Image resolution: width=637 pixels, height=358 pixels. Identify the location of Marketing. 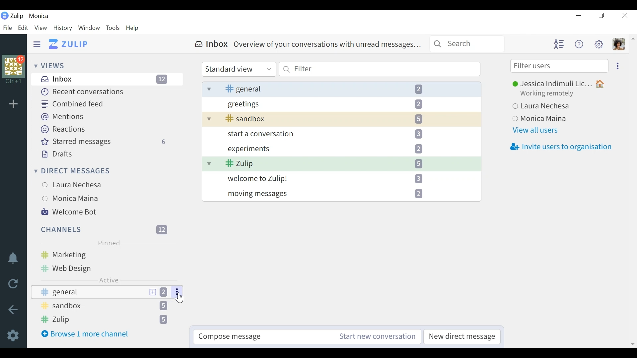
(104, 254).